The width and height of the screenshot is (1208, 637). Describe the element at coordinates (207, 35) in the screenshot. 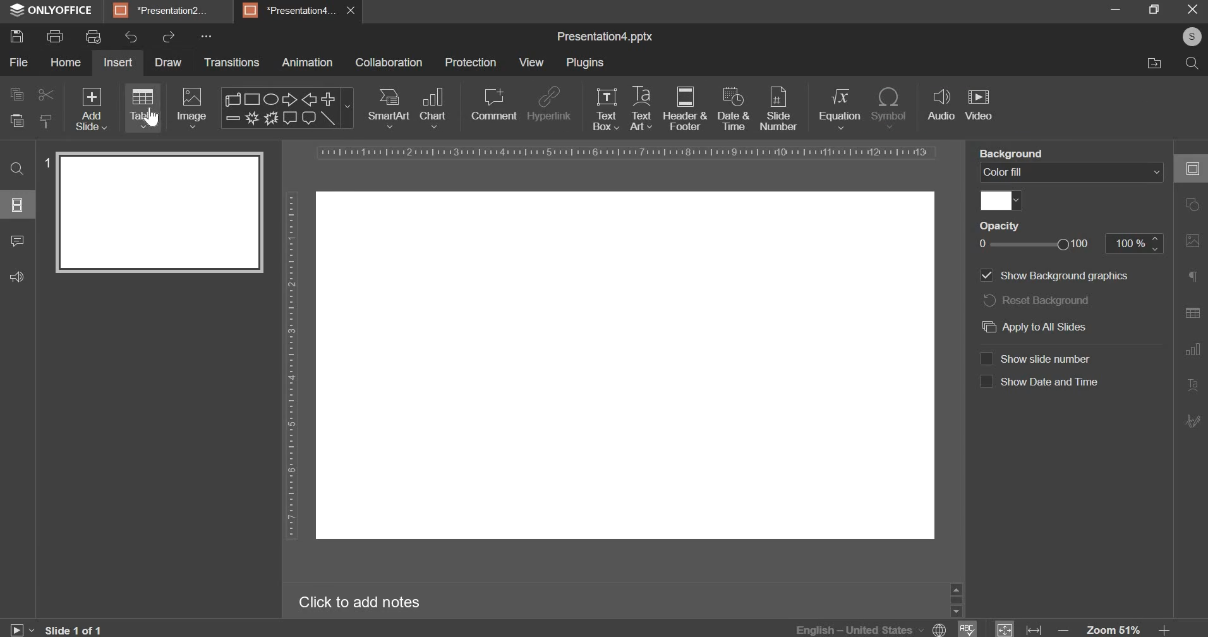

I see `more` at that location.